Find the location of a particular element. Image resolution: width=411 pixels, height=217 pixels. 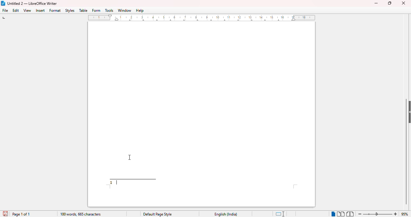

form is located at coordinates (96, 11).